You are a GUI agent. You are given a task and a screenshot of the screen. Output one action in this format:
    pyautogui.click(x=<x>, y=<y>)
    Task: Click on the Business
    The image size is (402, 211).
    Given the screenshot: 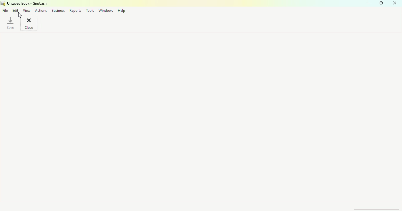 What is the action you would take?
    pyautogui.click(x=58, y=10)
    